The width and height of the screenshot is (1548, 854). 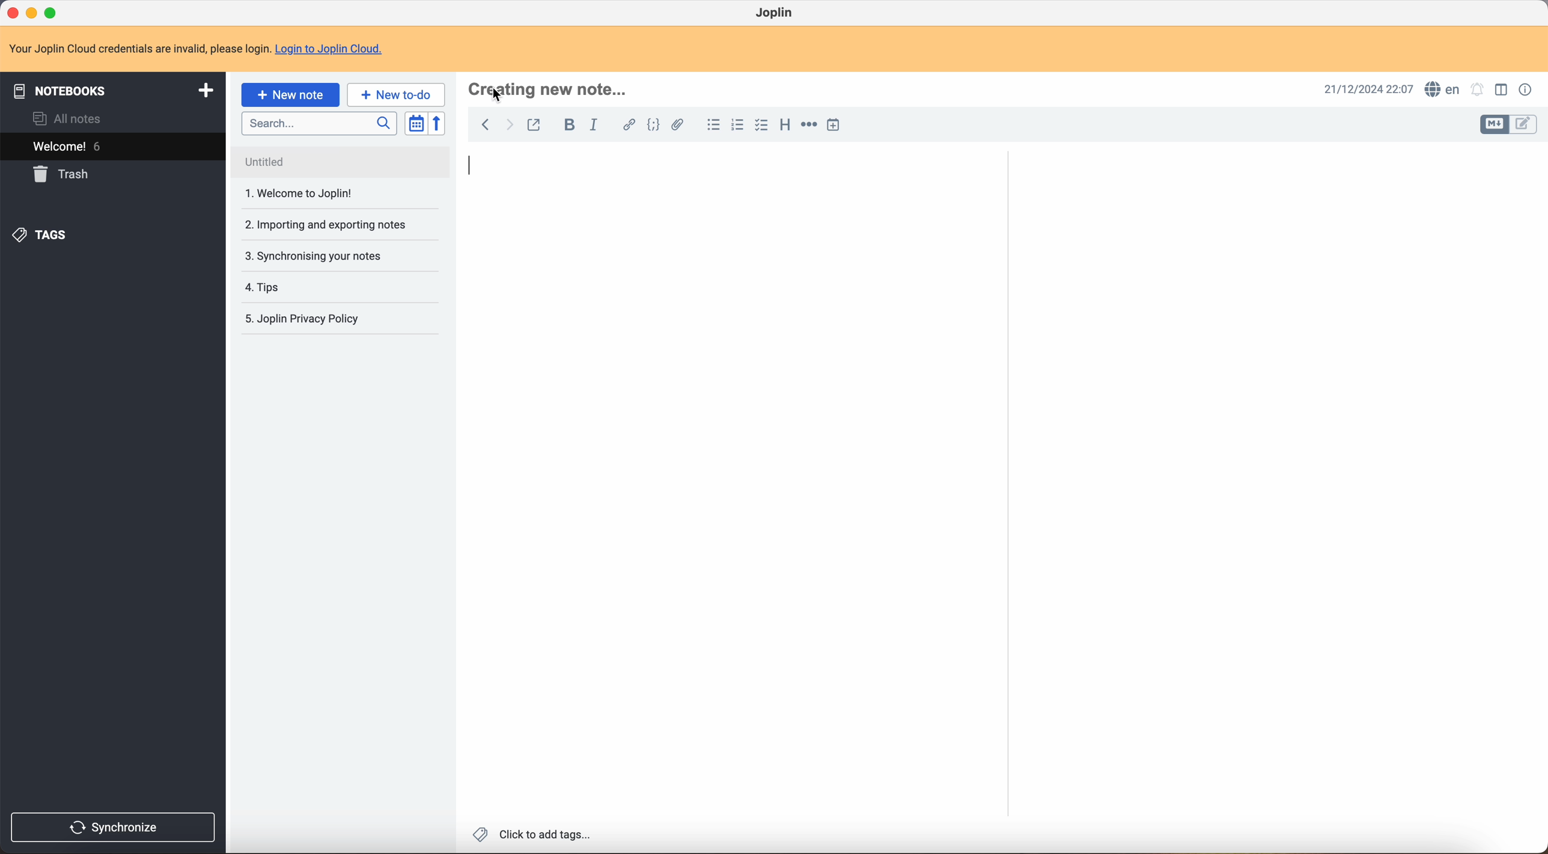 What do you see at coordinates (437, 124) in the screenshot?
I see `reverse sort order` at bounding box center [437, 124].